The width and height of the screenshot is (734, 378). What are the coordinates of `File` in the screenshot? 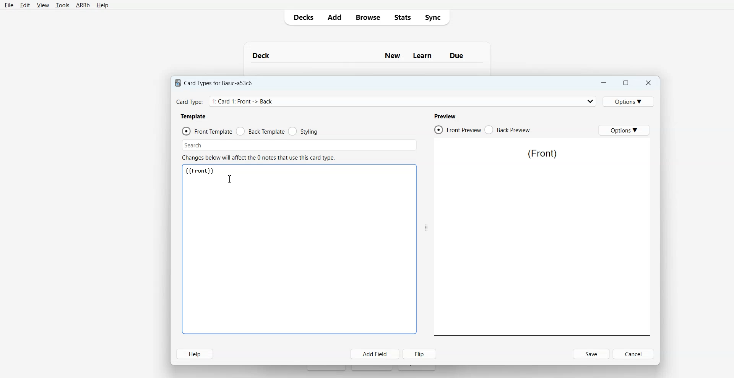 It's located at (9, 5).